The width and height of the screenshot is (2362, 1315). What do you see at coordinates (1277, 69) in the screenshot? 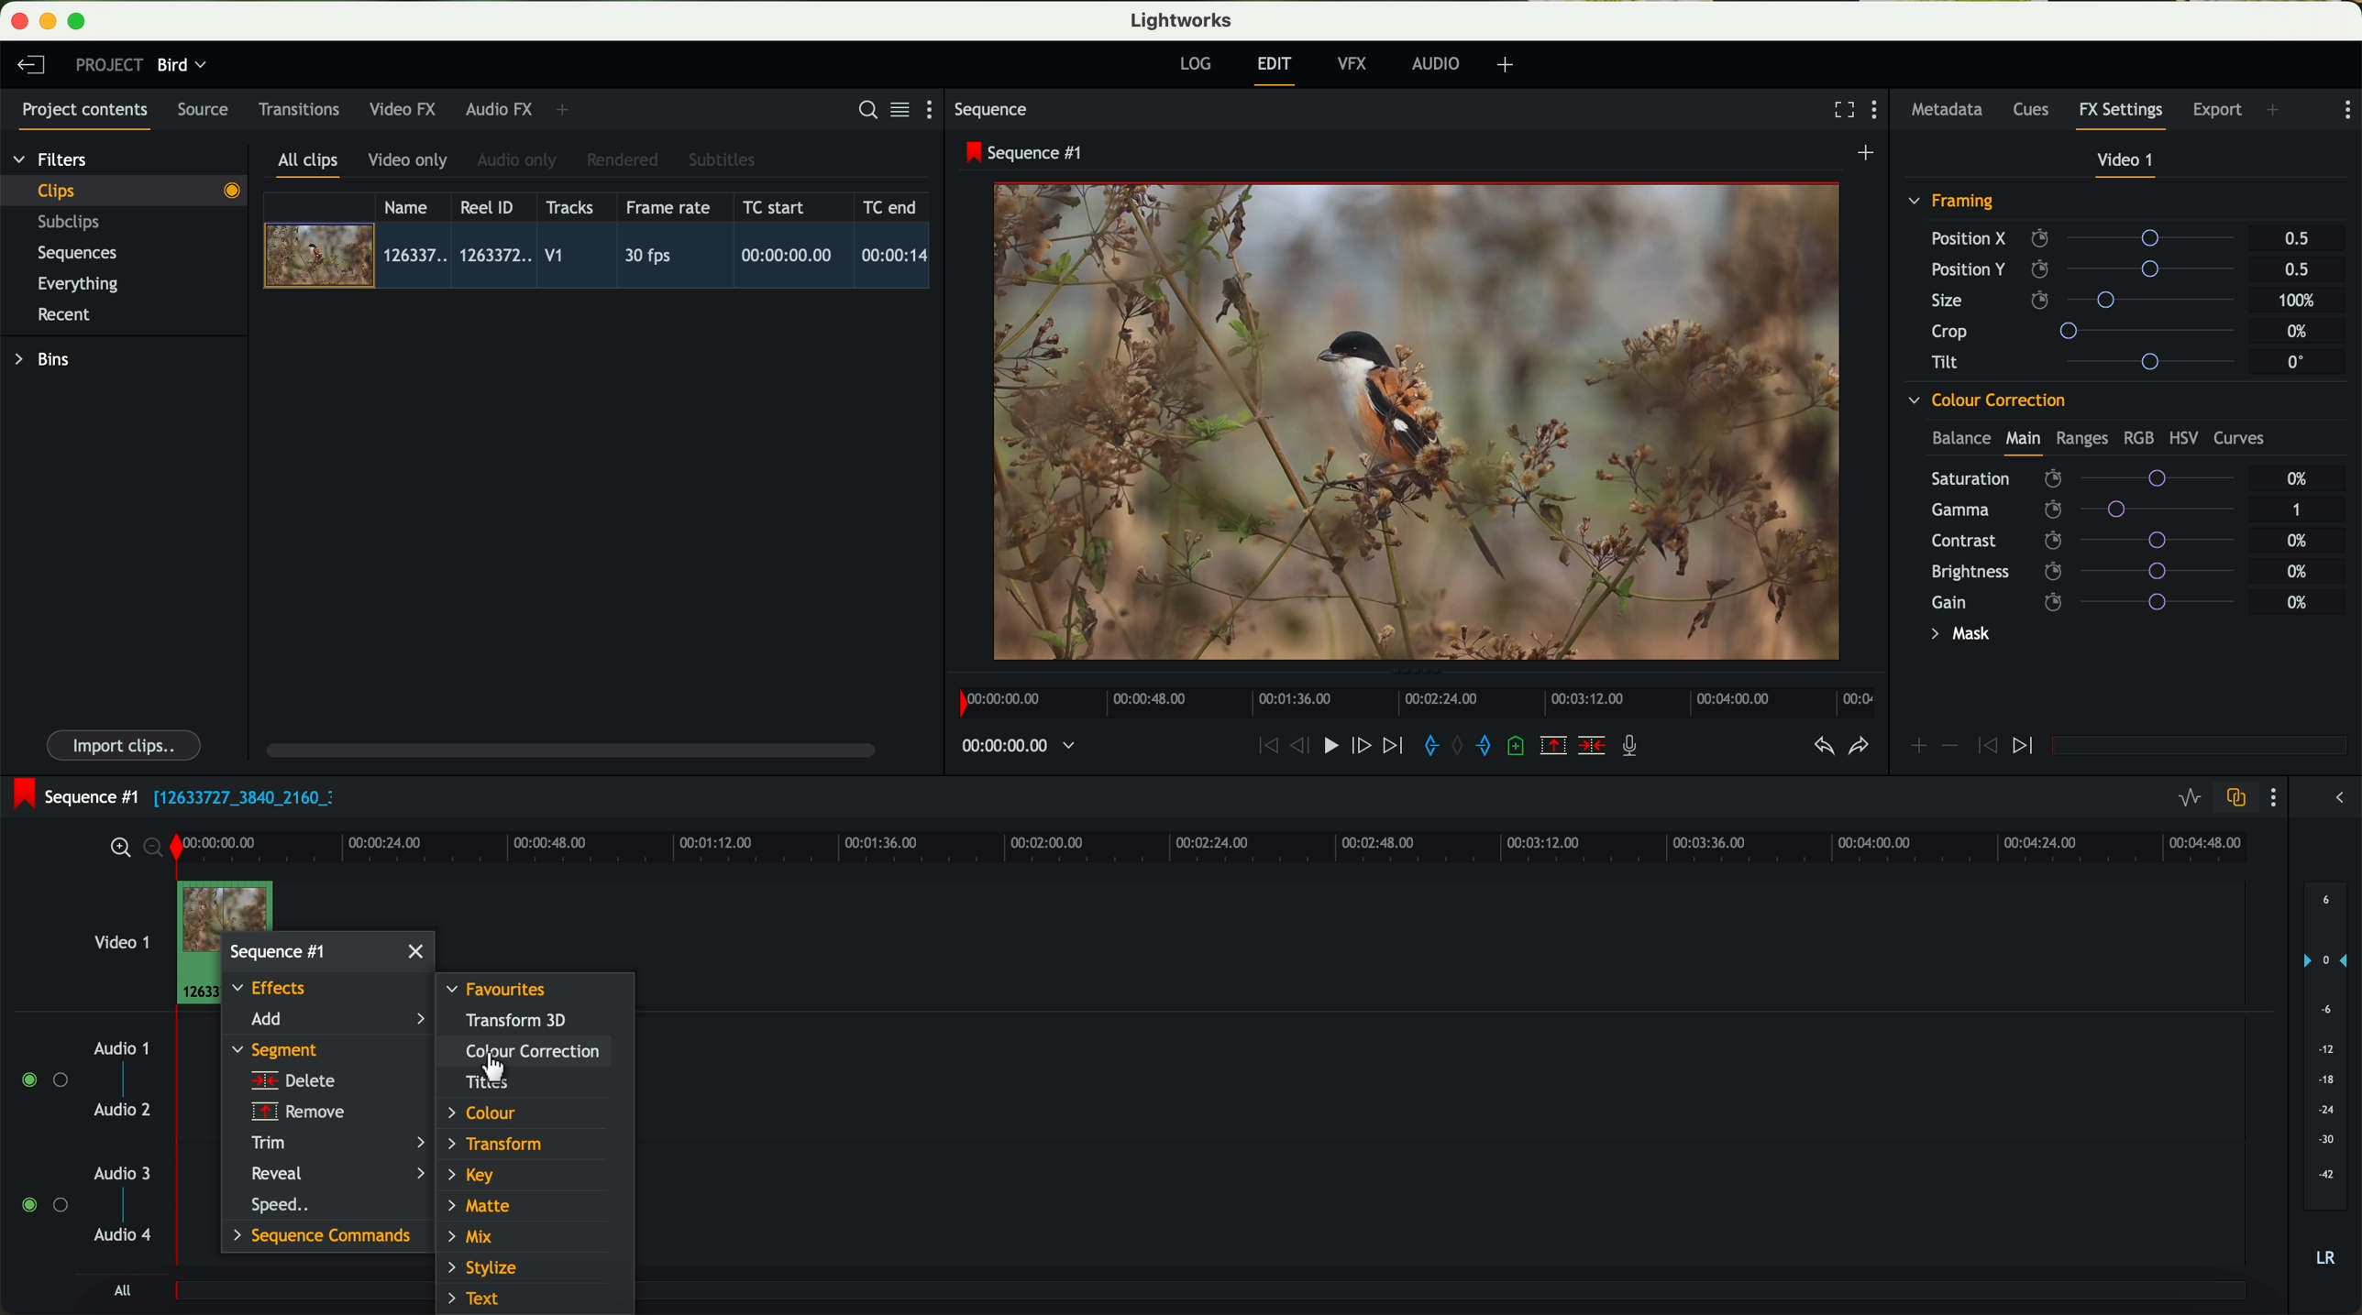
I see `edit` at bounding box center [1277, 69].